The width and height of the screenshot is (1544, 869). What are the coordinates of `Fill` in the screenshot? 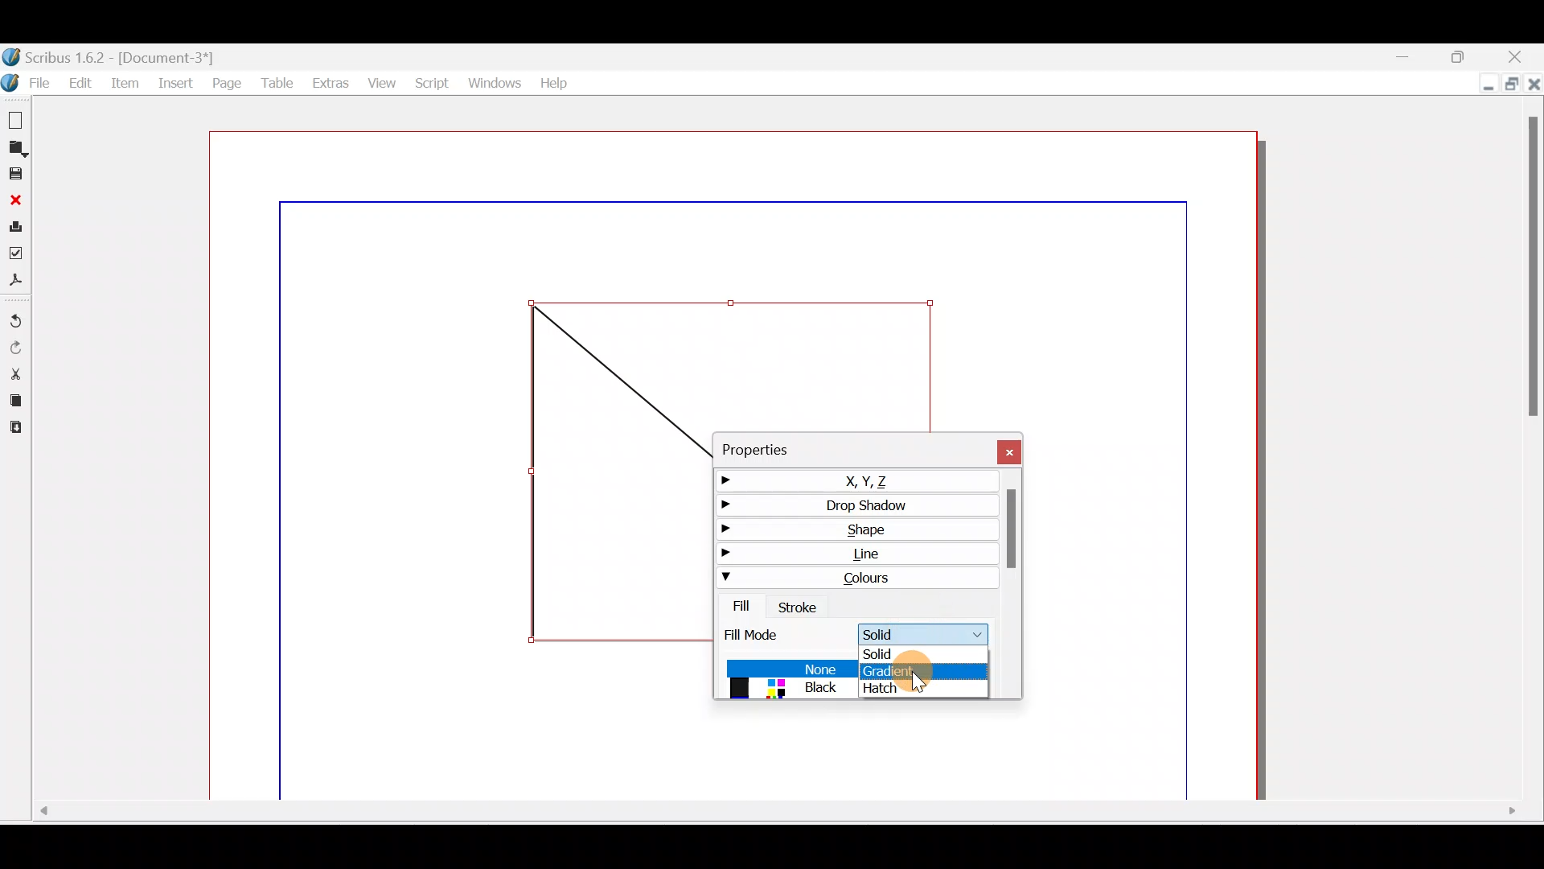 It's located at (736, 606).